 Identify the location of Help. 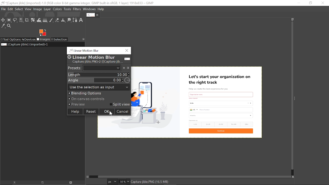
(75, 112).